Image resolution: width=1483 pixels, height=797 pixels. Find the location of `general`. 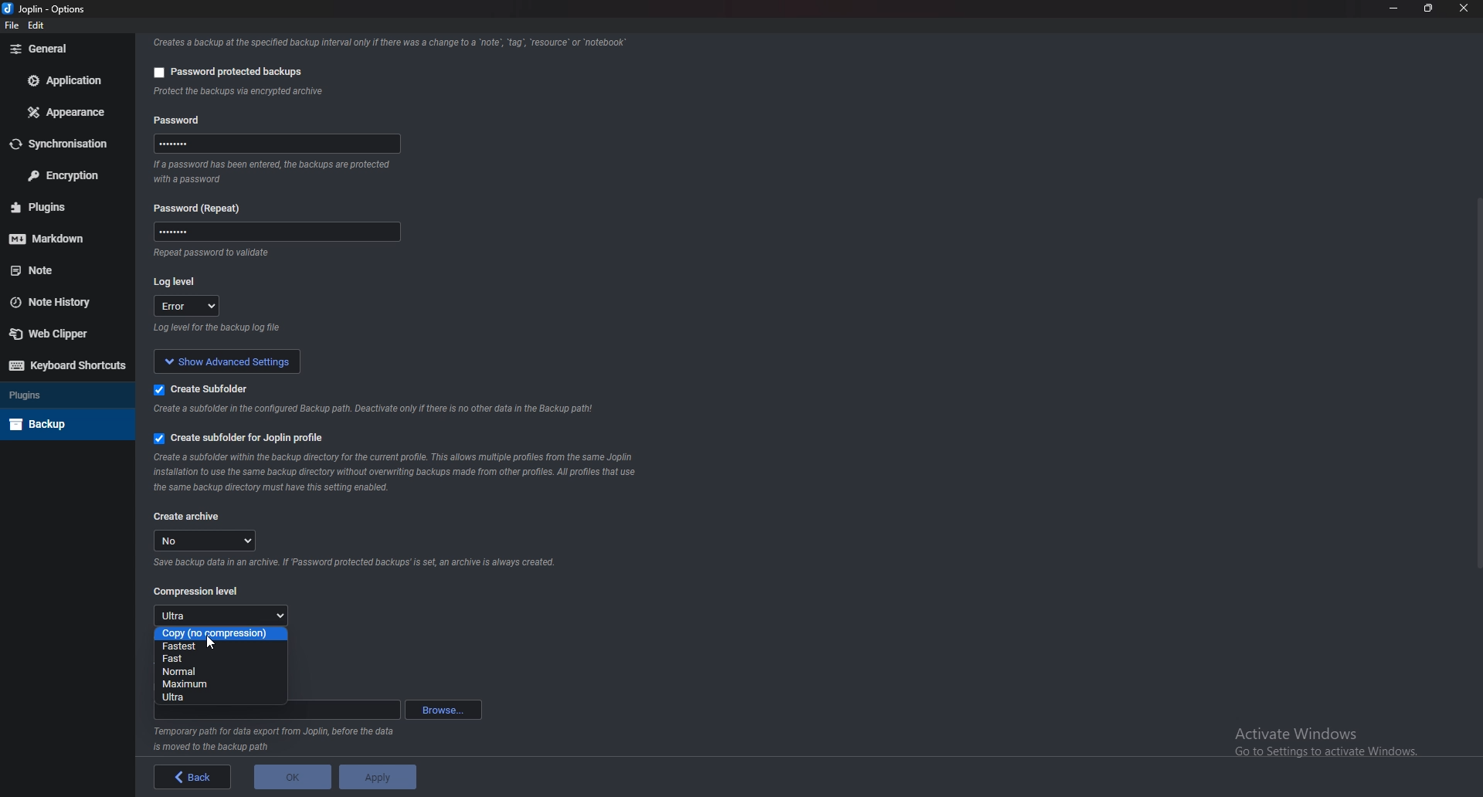

general is located at coordinates (63, 49).